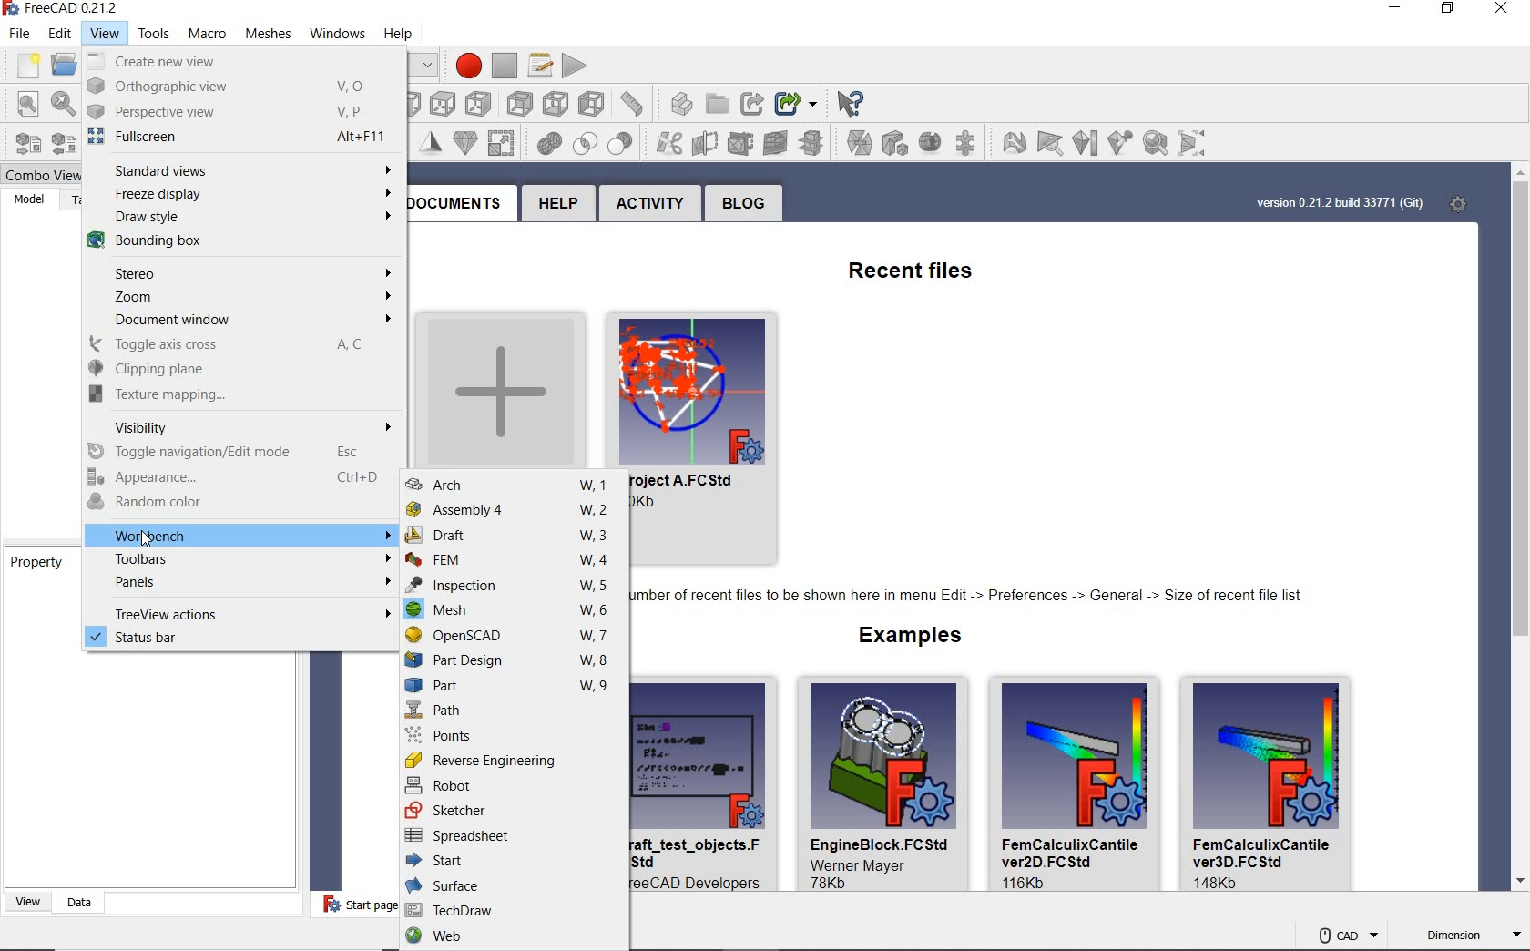 The width and height of the screenshot is (1530, 951). I want to click on make sub-link, so click(756, 98).